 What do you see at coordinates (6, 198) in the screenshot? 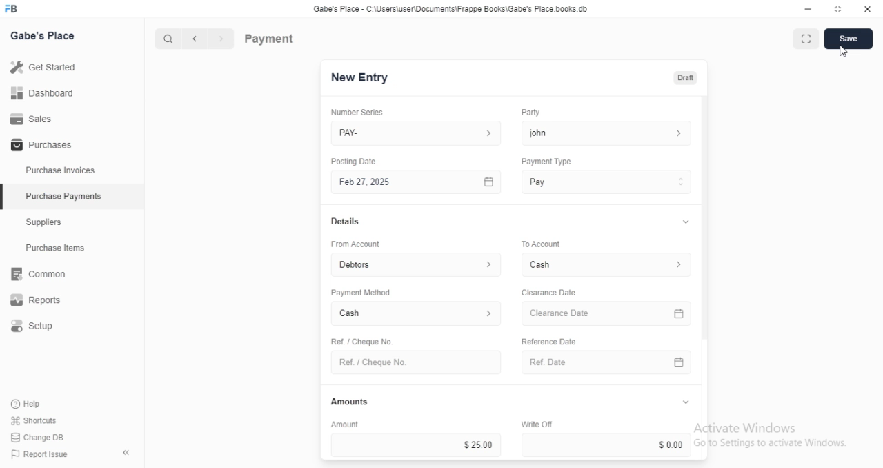
I see `selected` at bounding box center [6, 198].